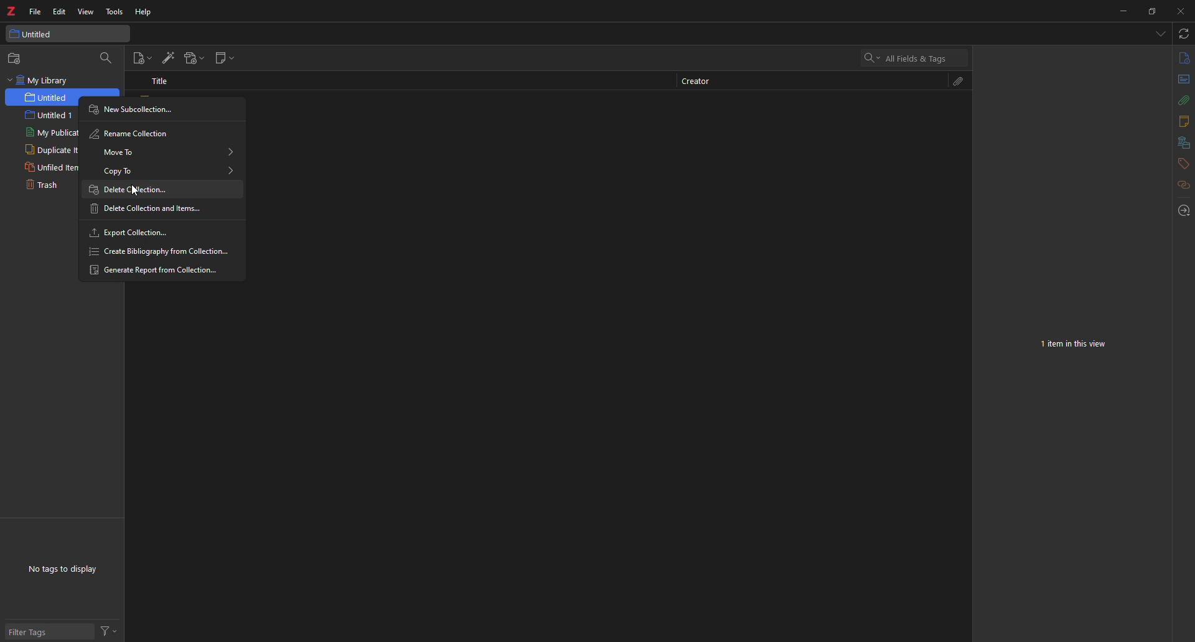  I want to click on rename collection, so click(131, 133).